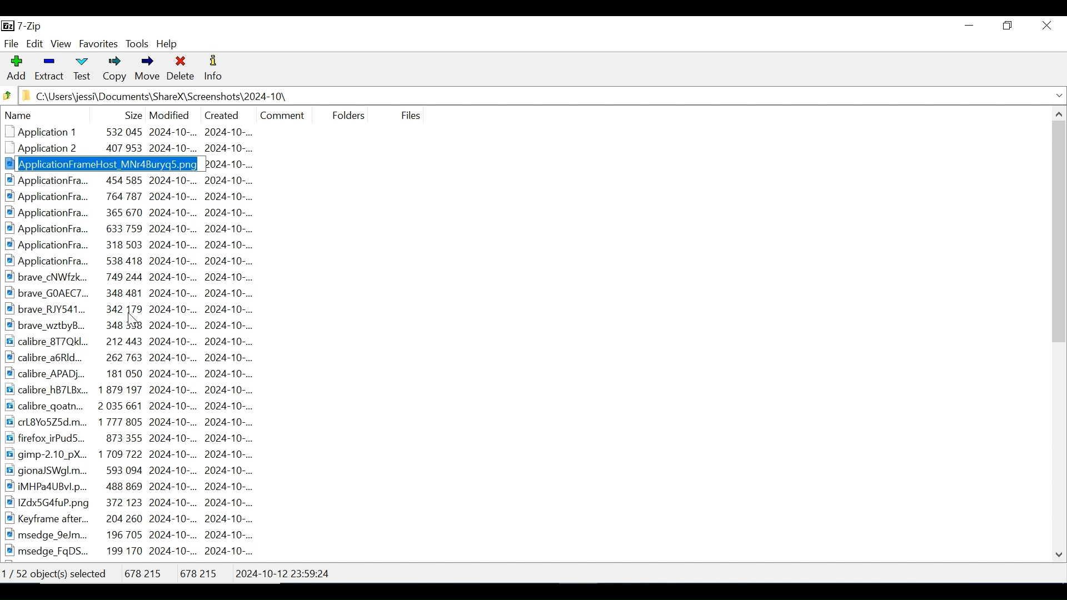  What do you see at coordinates (1046, 26) in the screenshot?
I see `Close` at bounding box center [1046, 26].